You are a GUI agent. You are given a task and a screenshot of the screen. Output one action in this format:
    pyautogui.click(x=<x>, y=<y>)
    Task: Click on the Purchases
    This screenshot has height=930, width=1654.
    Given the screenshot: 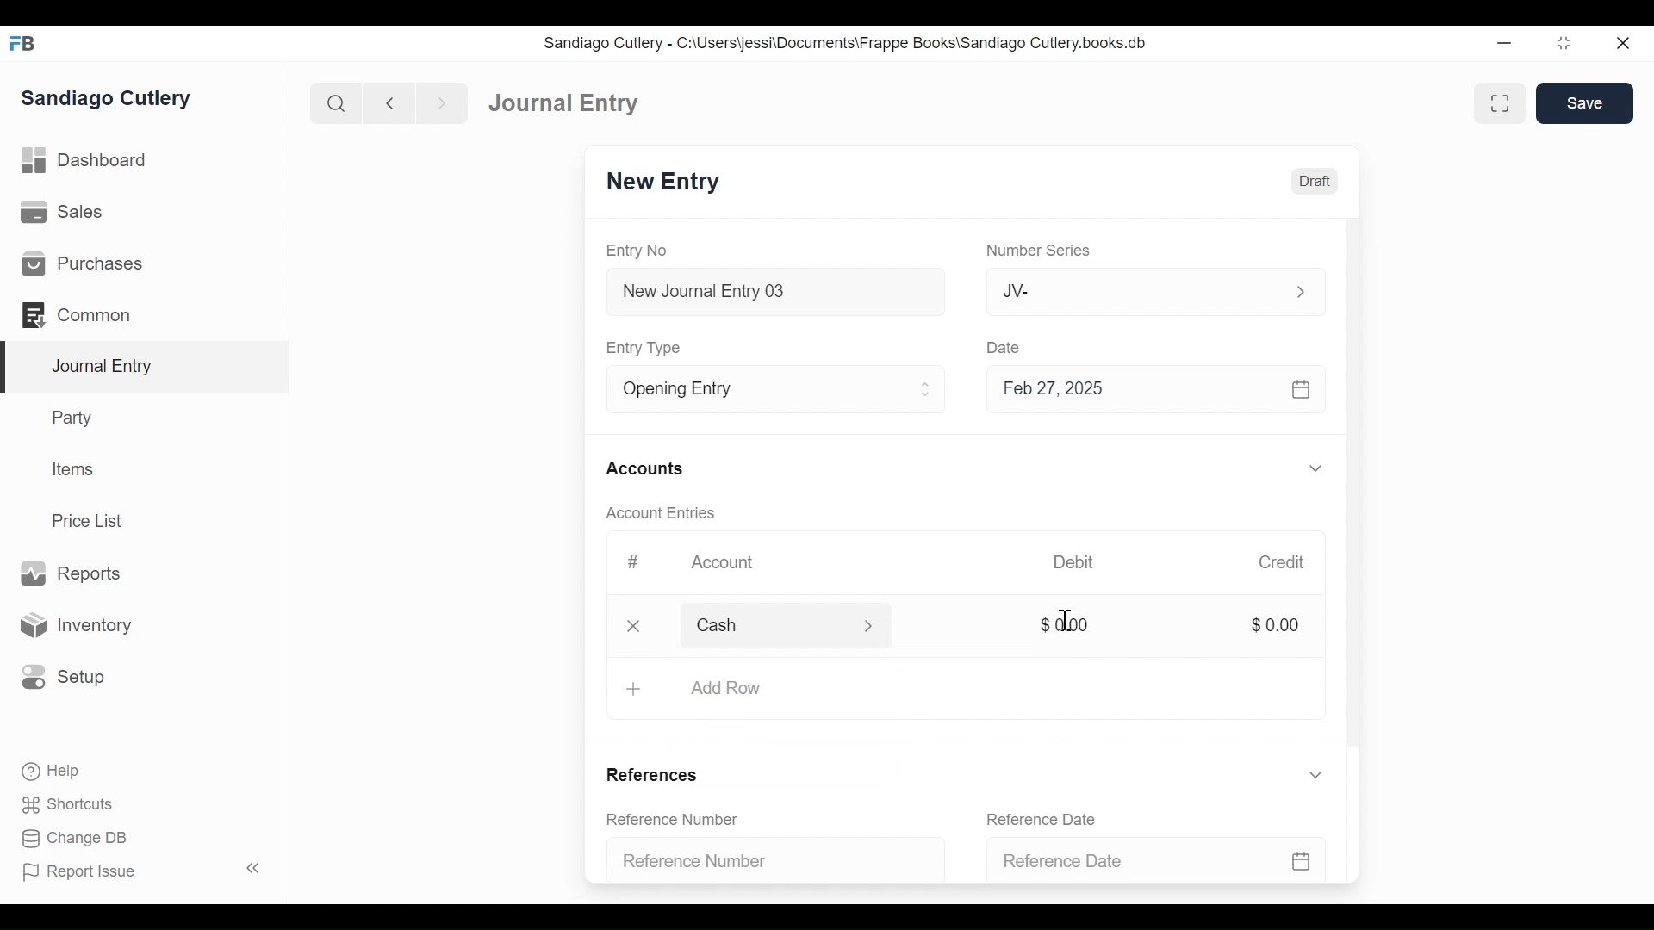 What is the action you would take?
    pyautogui.click(x=85, y=263)
    